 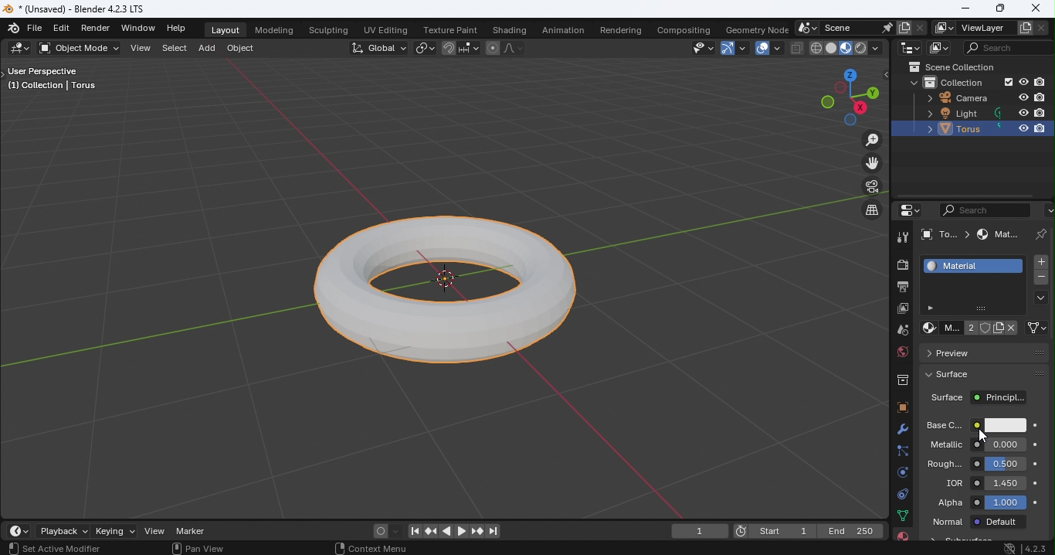 What do you see at coordinates (974, 265) in the screenshot?
I see `Material` at bounding box center [974, 265].